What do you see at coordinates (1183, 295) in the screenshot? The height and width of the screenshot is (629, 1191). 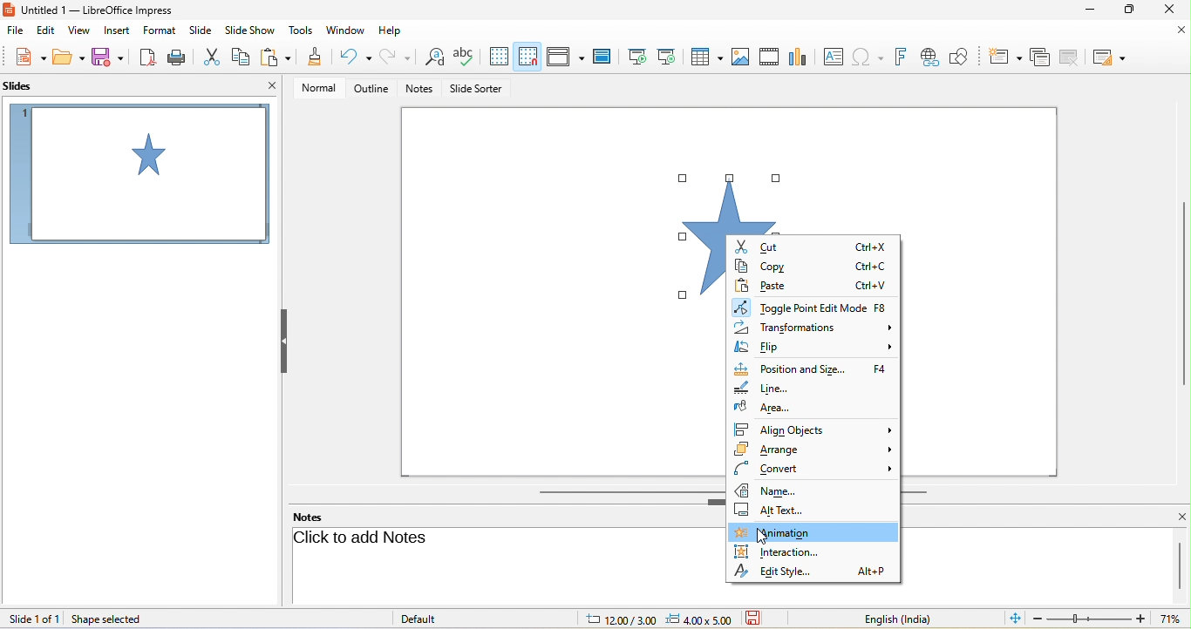 I see `vertical scroll bar` at bounding box center [1183, 295].